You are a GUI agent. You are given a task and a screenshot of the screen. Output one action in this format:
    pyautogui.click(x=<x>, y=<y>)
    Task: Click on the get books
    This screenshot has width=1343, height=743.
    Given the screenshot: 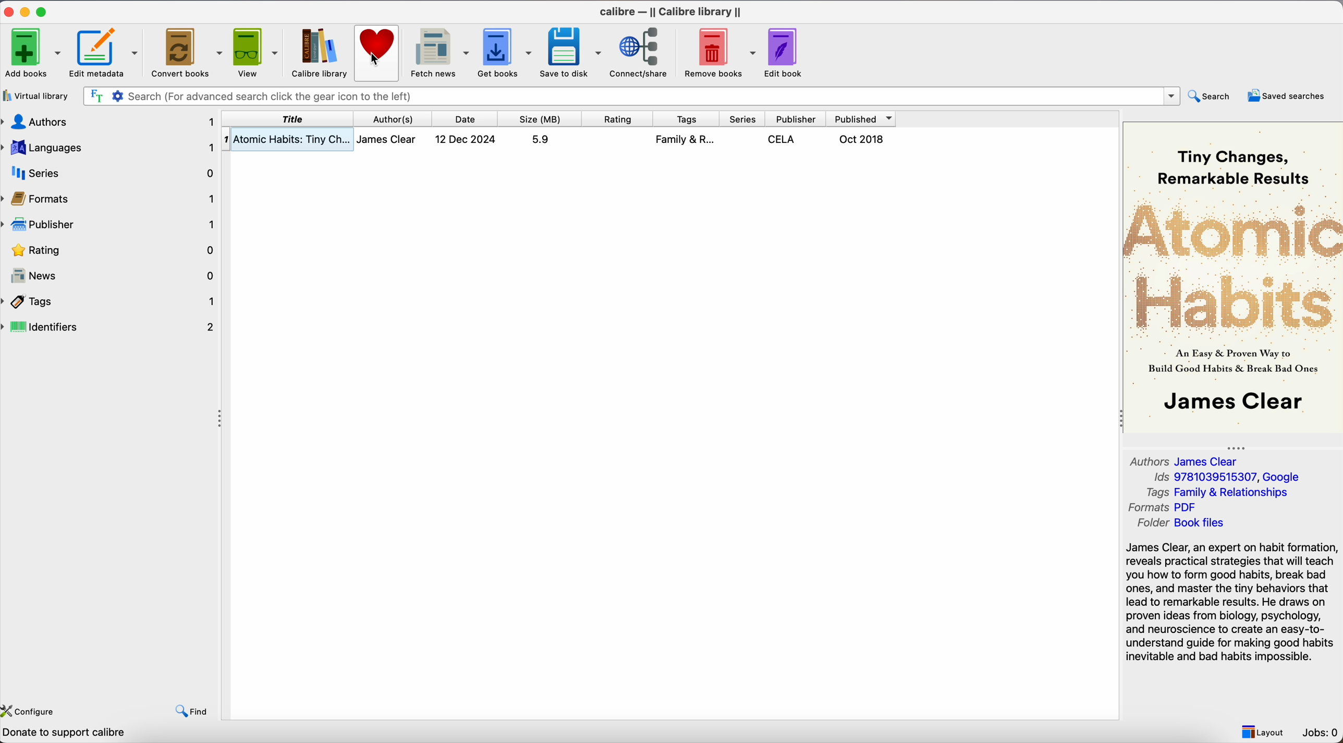 What is the action you would take?
    pyautogui.click(x=504, y=52)
    